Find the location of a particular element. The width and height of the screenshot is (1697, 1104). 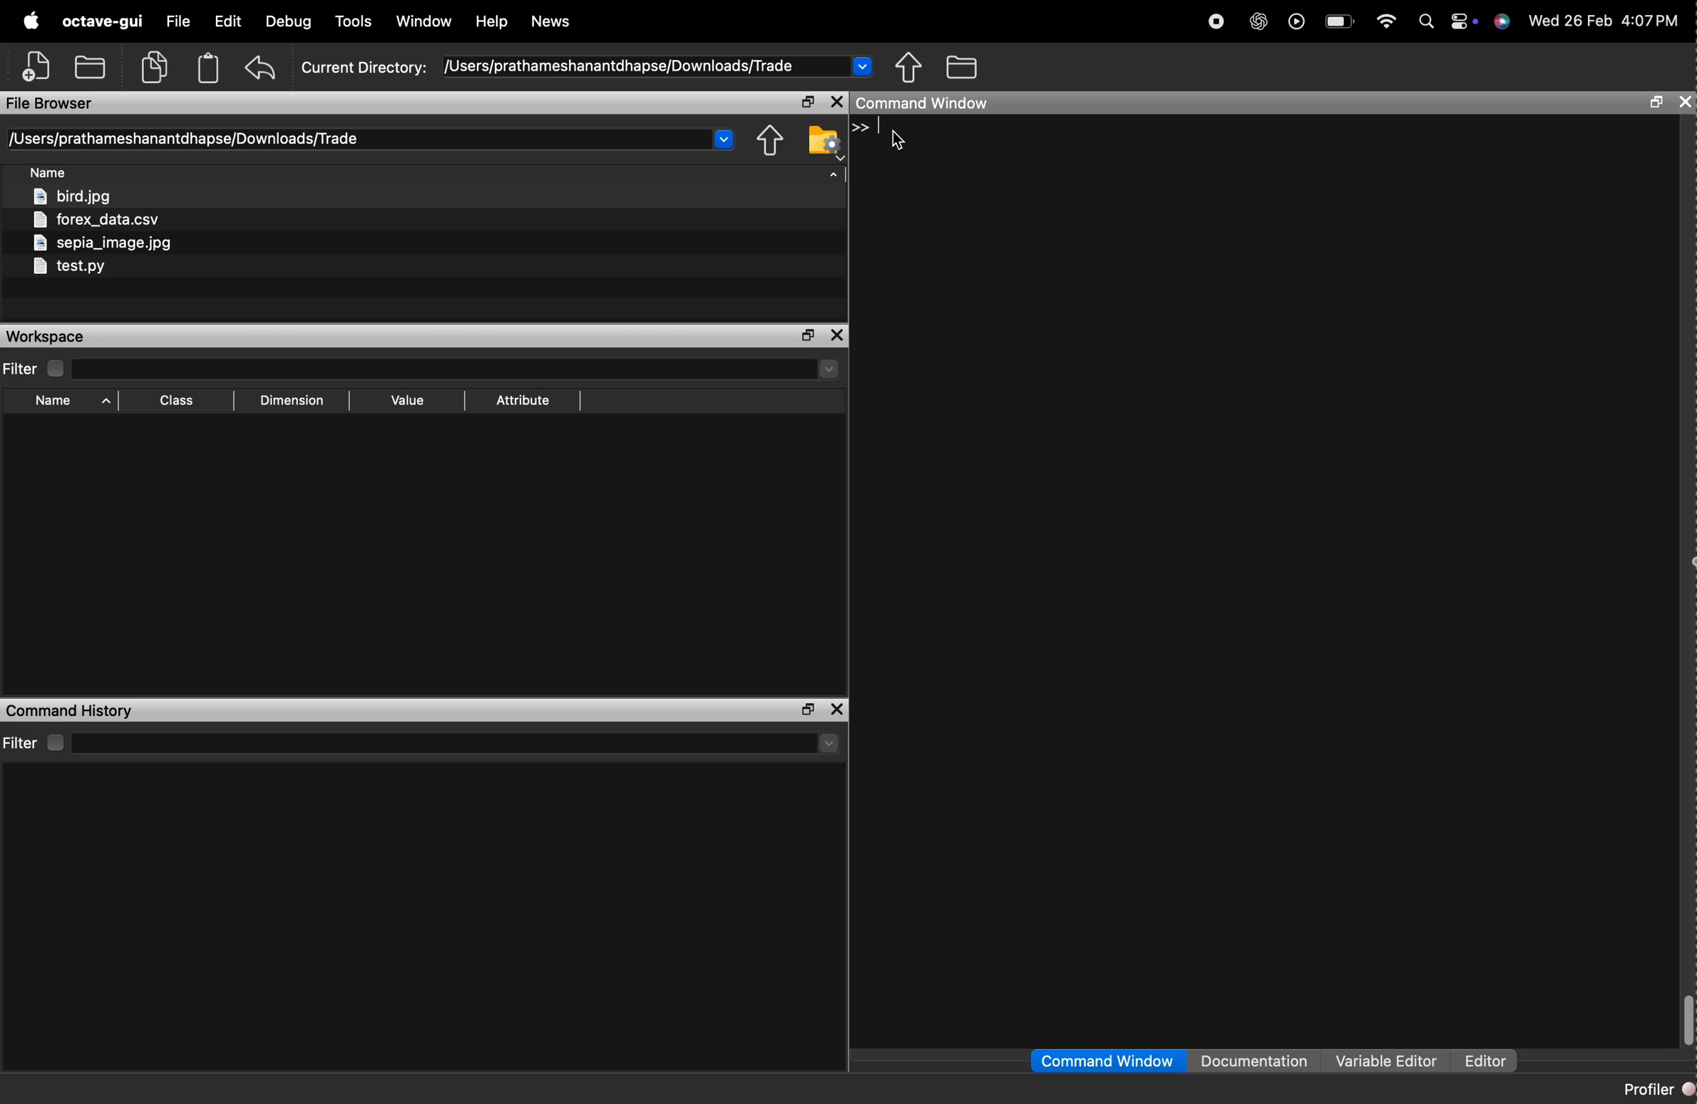

battery is located at coordinates (1341, 21).